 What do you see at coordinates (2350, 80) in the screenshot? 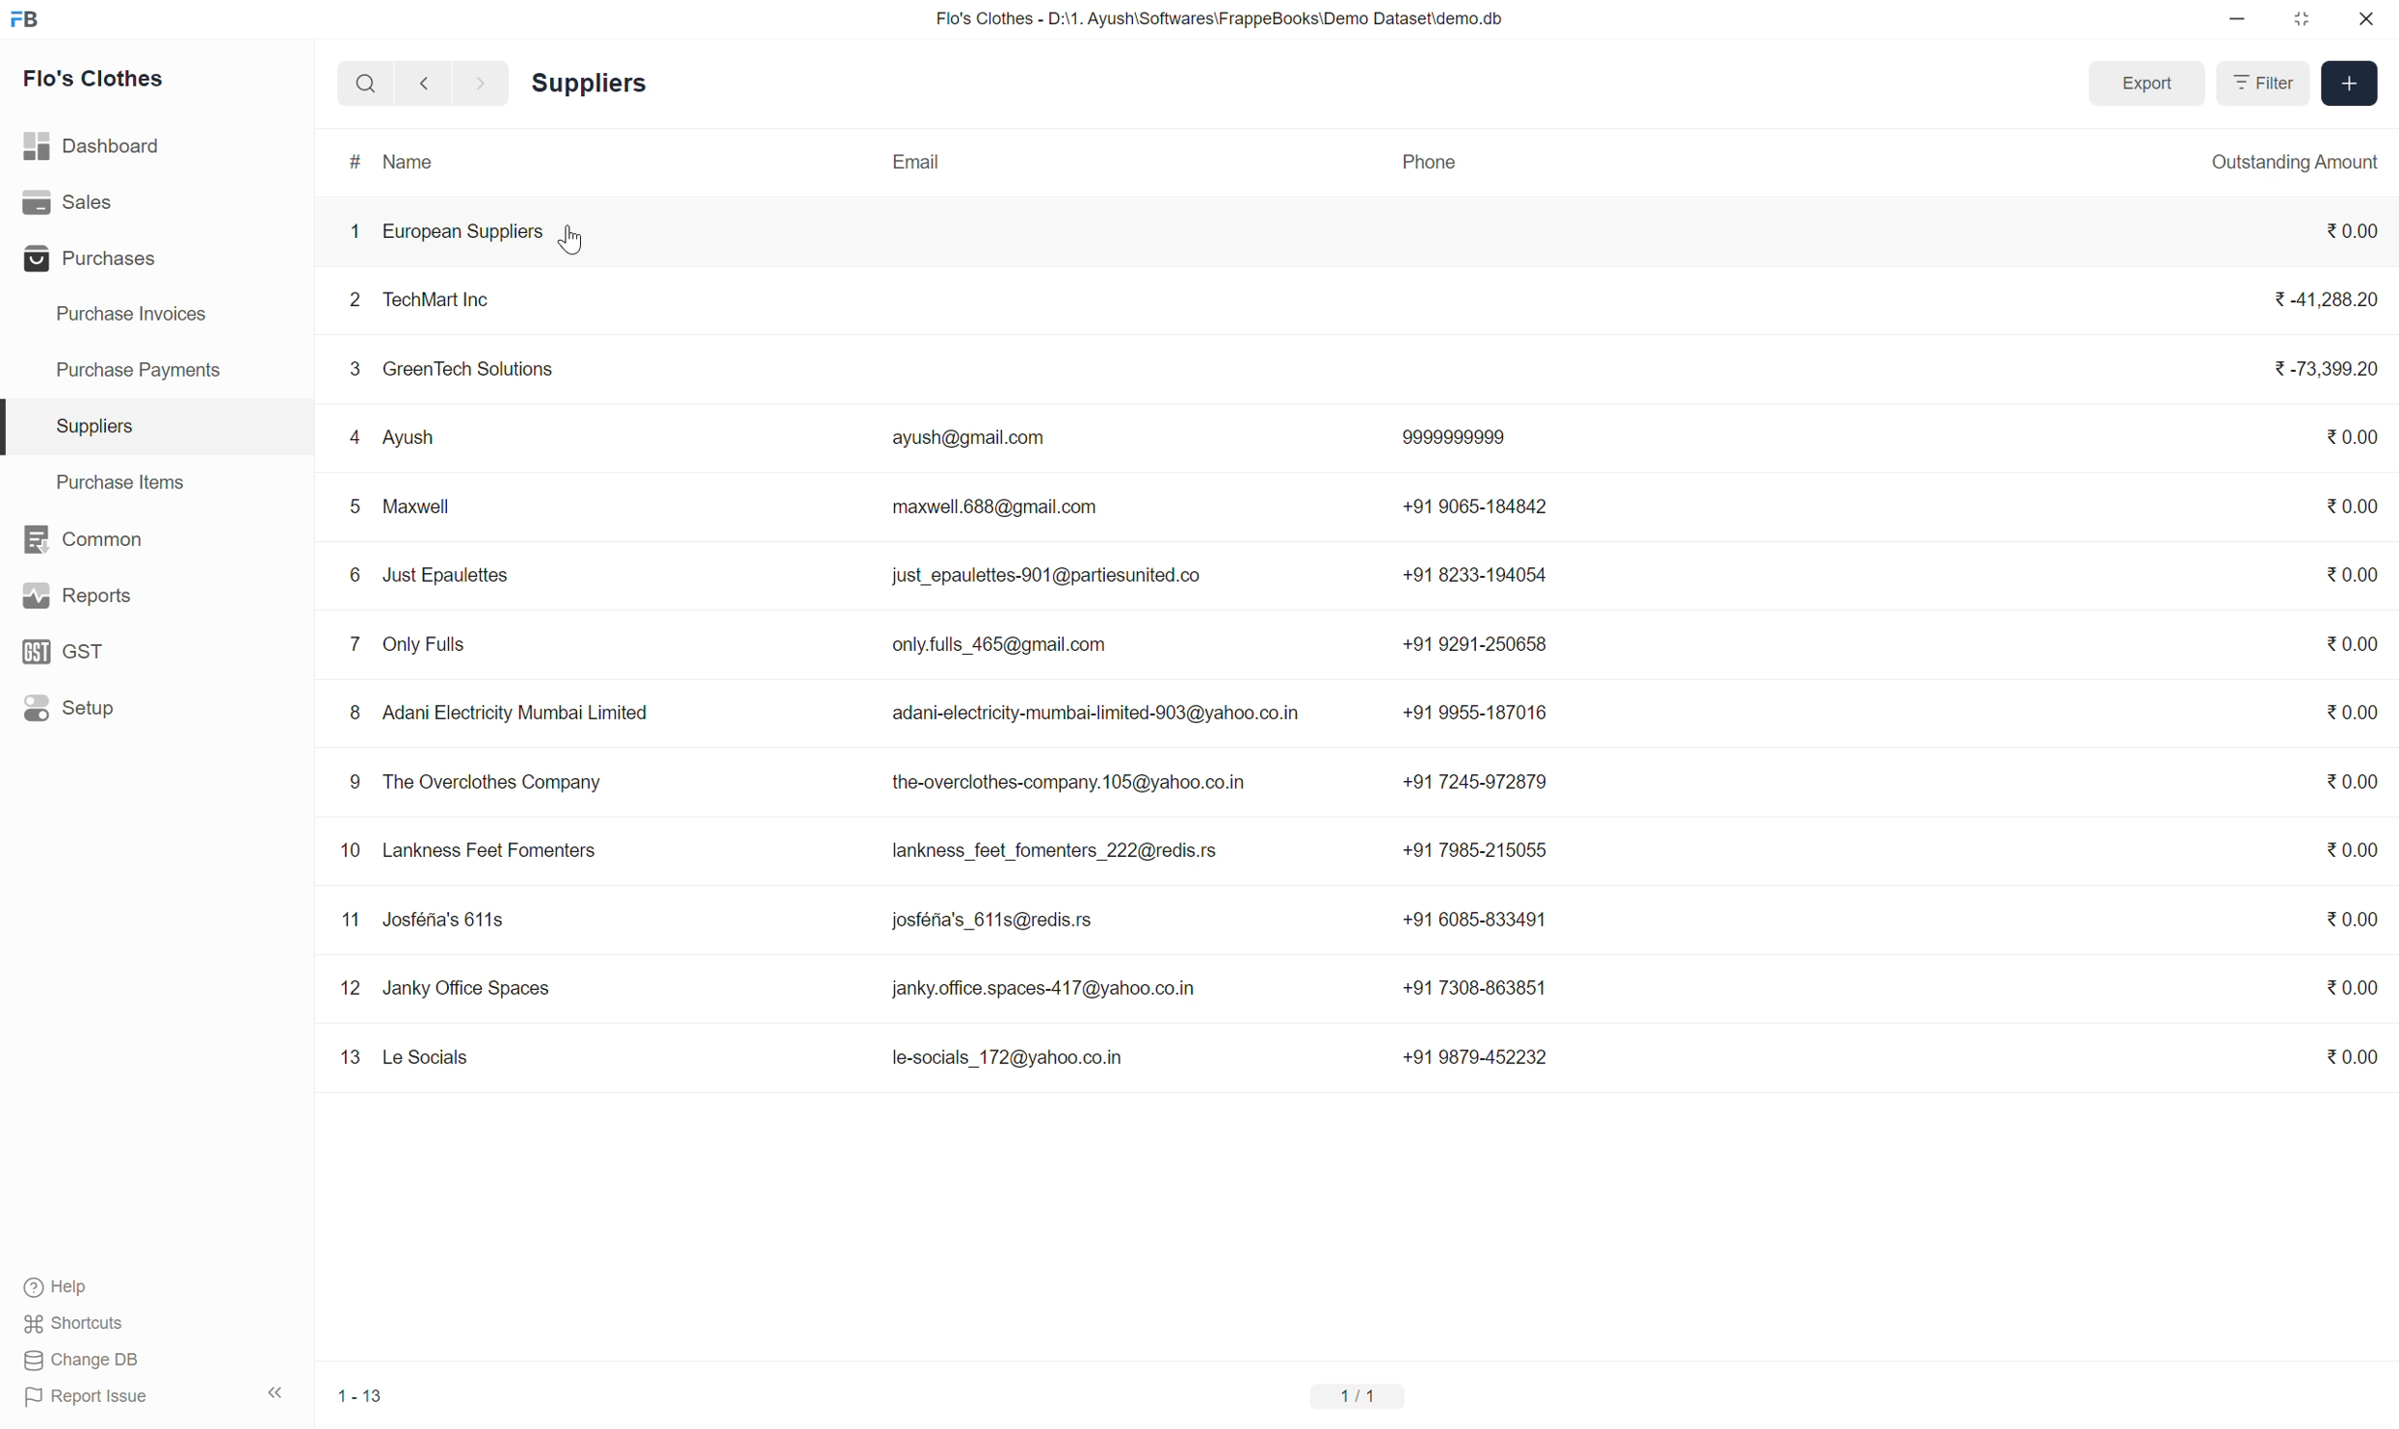
I see `[+` at bounding box center [2350, 80].